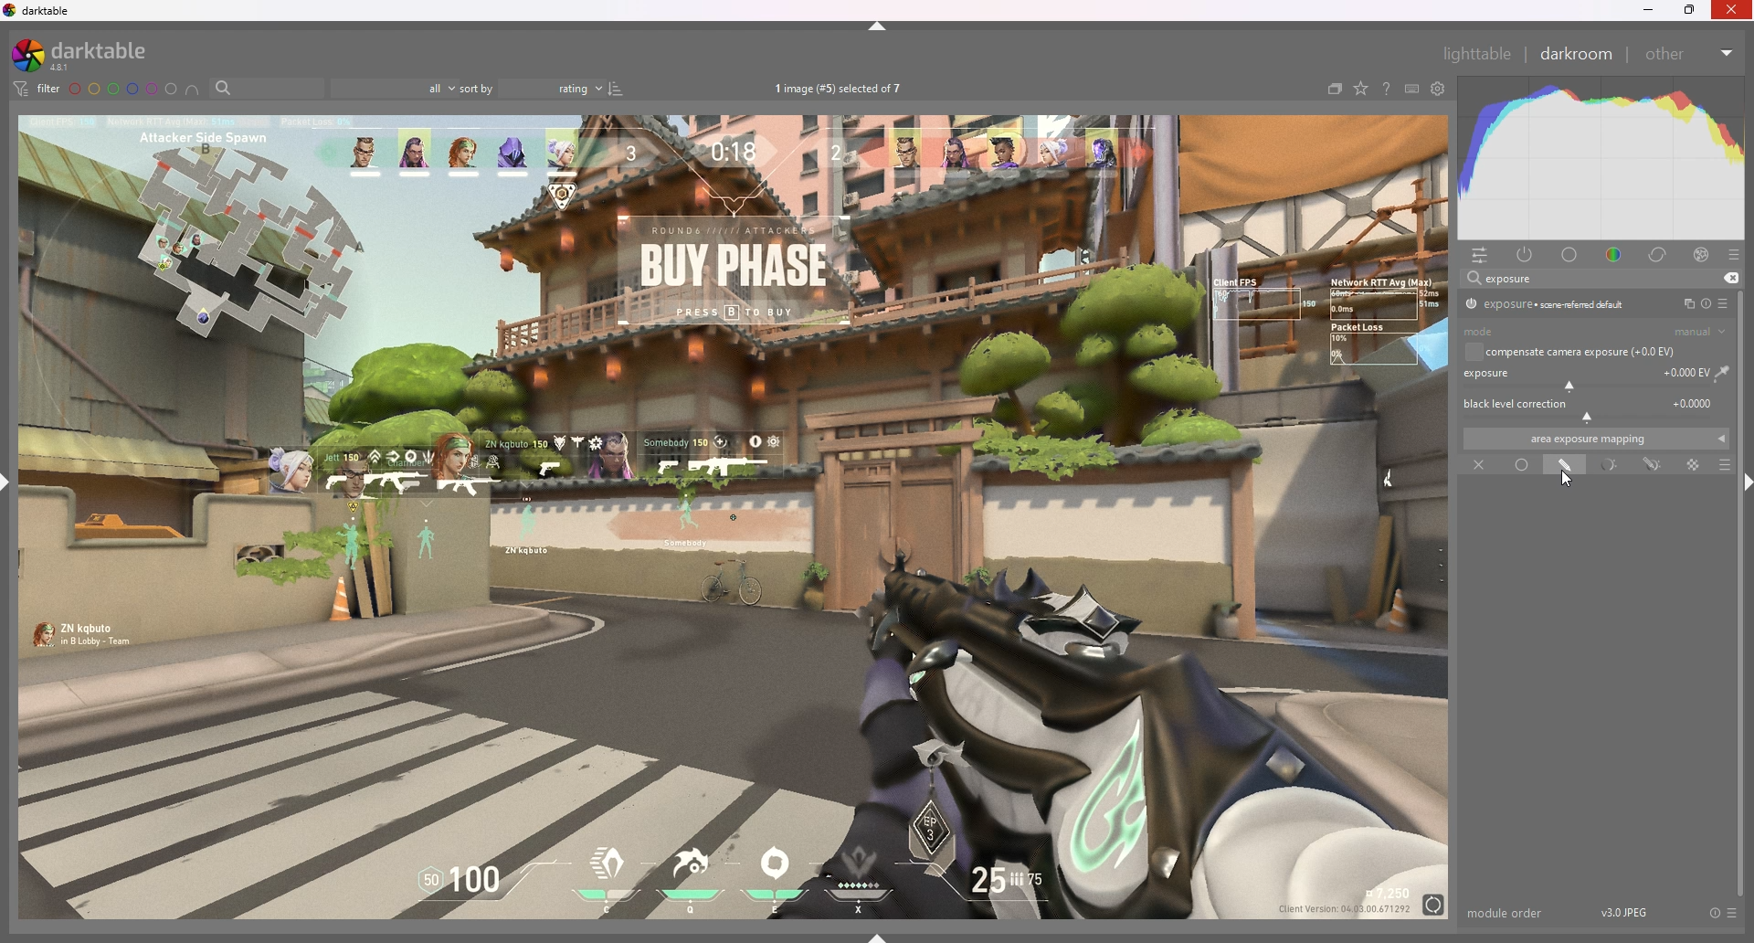 This screenshot has width=1754, height=943. I want to click on compensate camera exposure, so click(1580, 352).